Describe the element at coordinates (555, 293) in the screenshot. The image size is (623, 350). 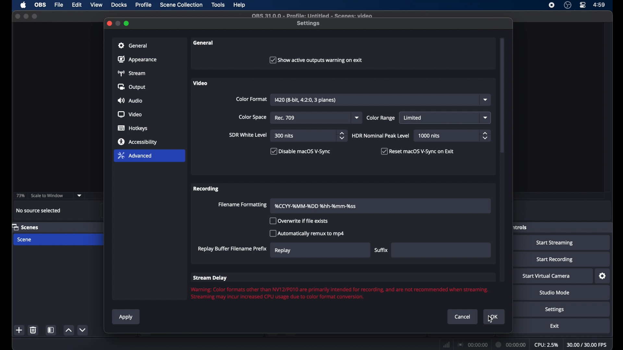
I see `studio mode` at that location.